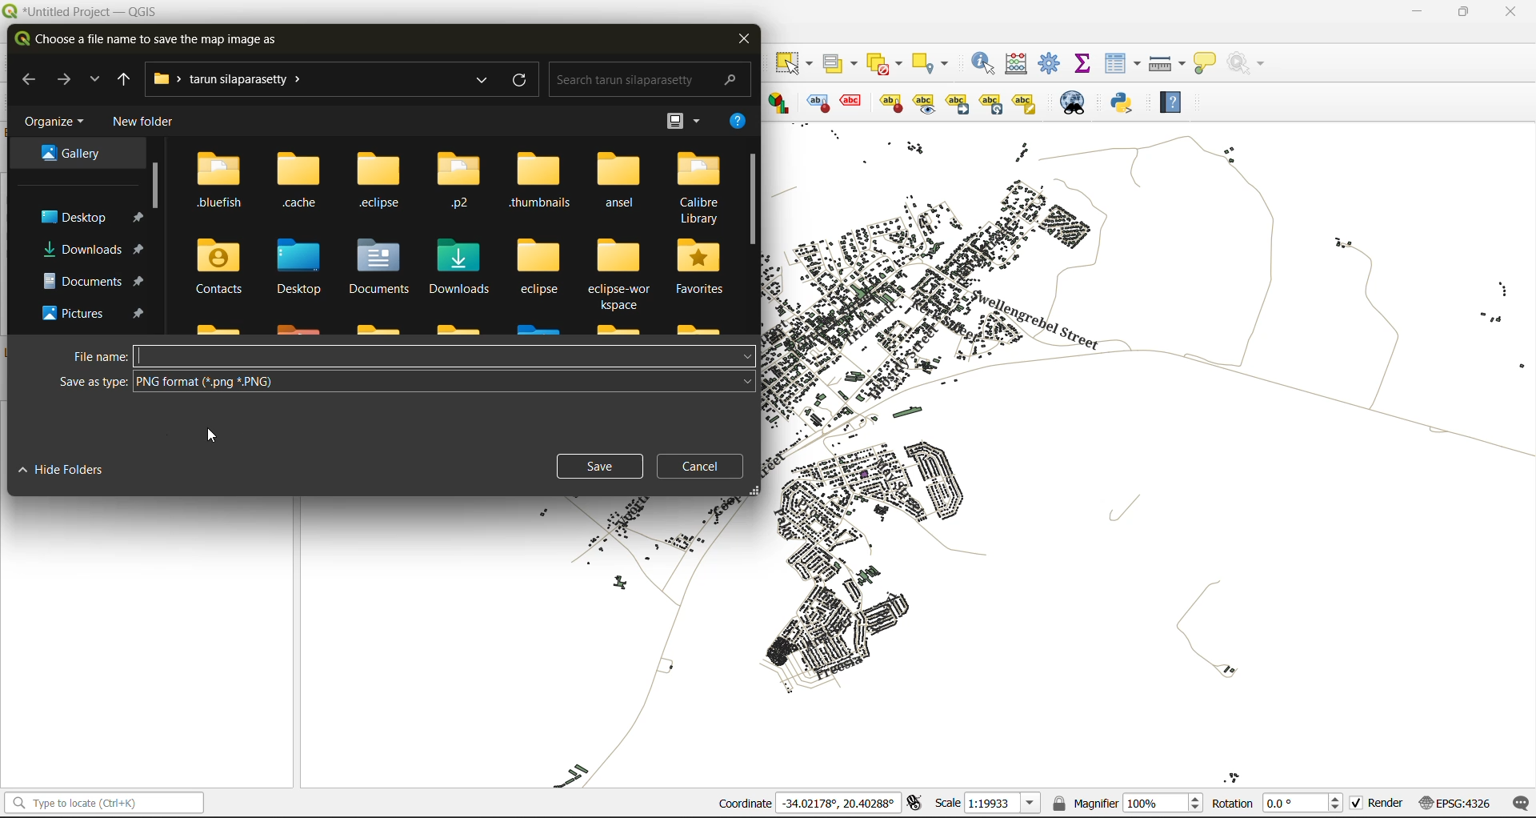  Describe the element at coordinates (1210, 62) in the screenshot. I see `show tips` at that location.